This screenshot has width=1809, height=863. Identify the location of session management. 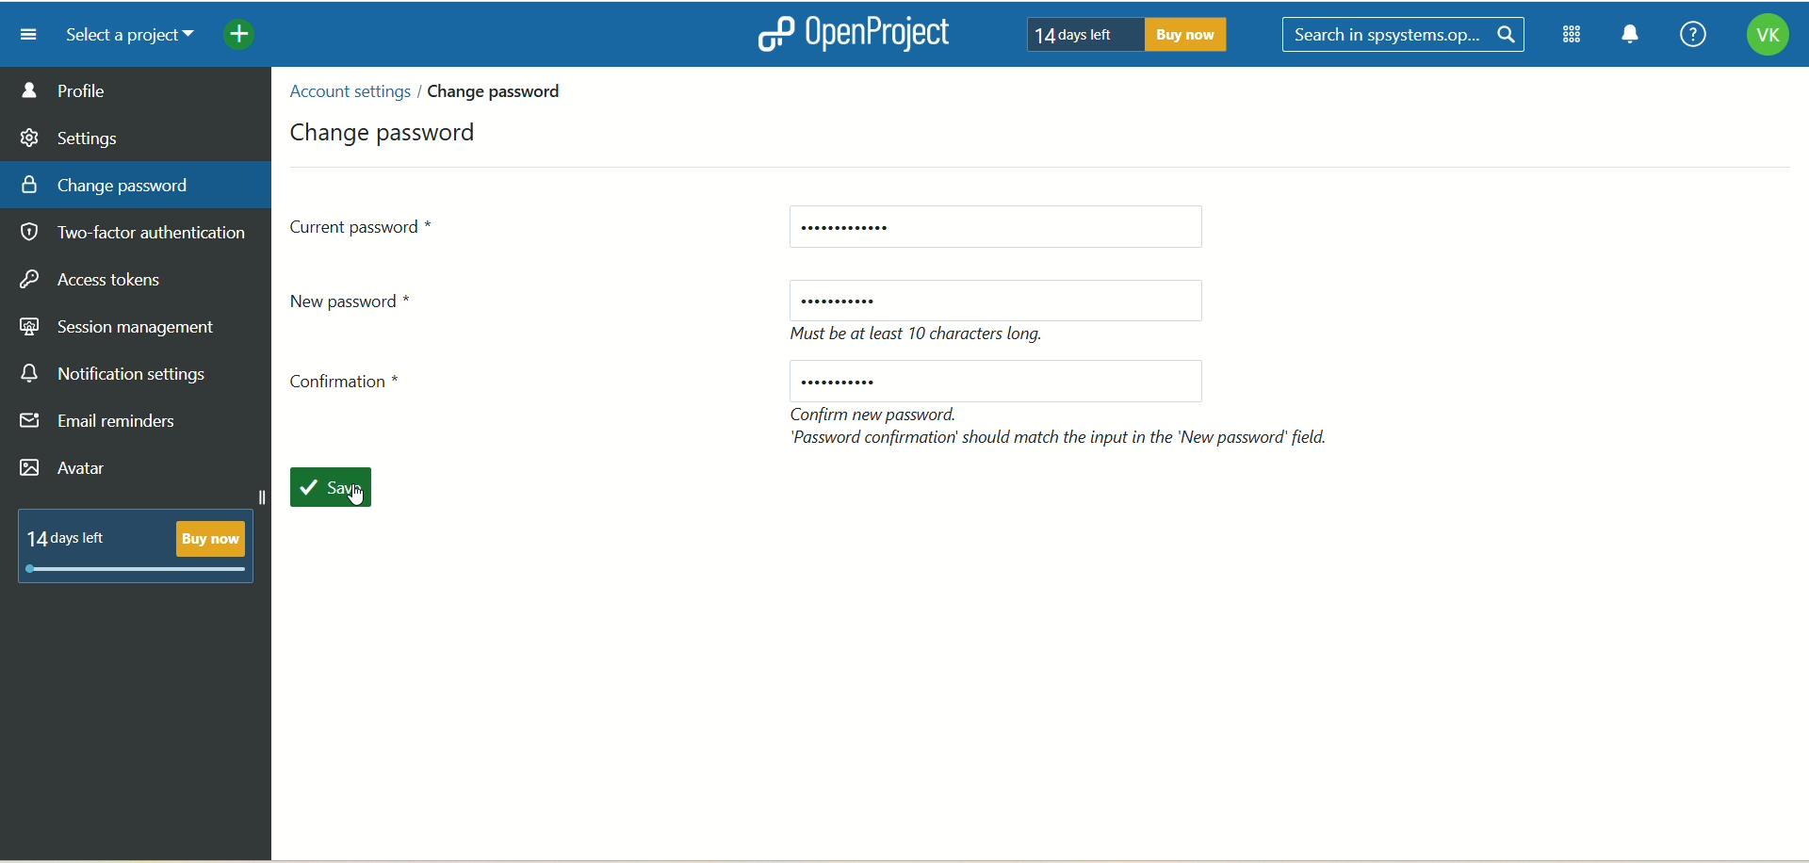
(120, 324).